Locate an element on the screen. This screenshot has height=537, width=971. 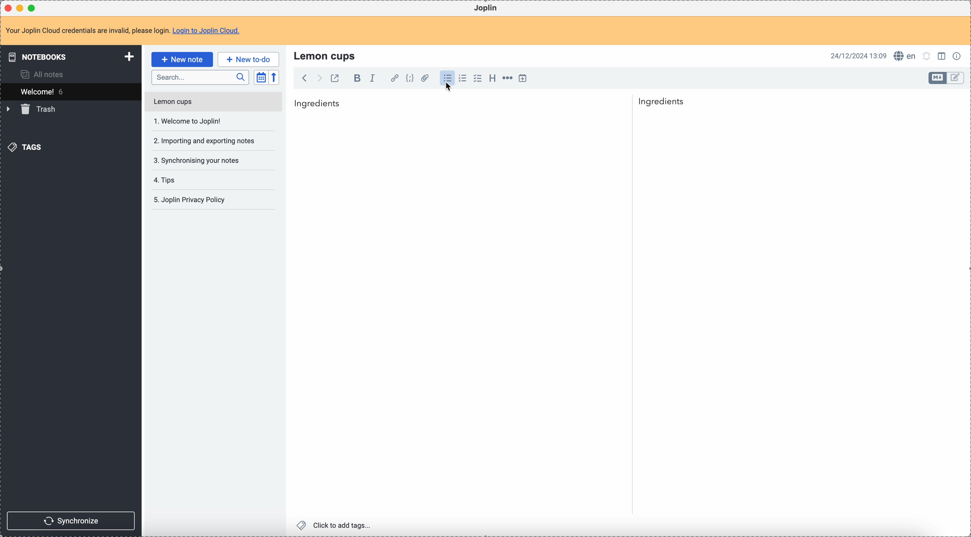
bold is located at coordinates (355, 79).